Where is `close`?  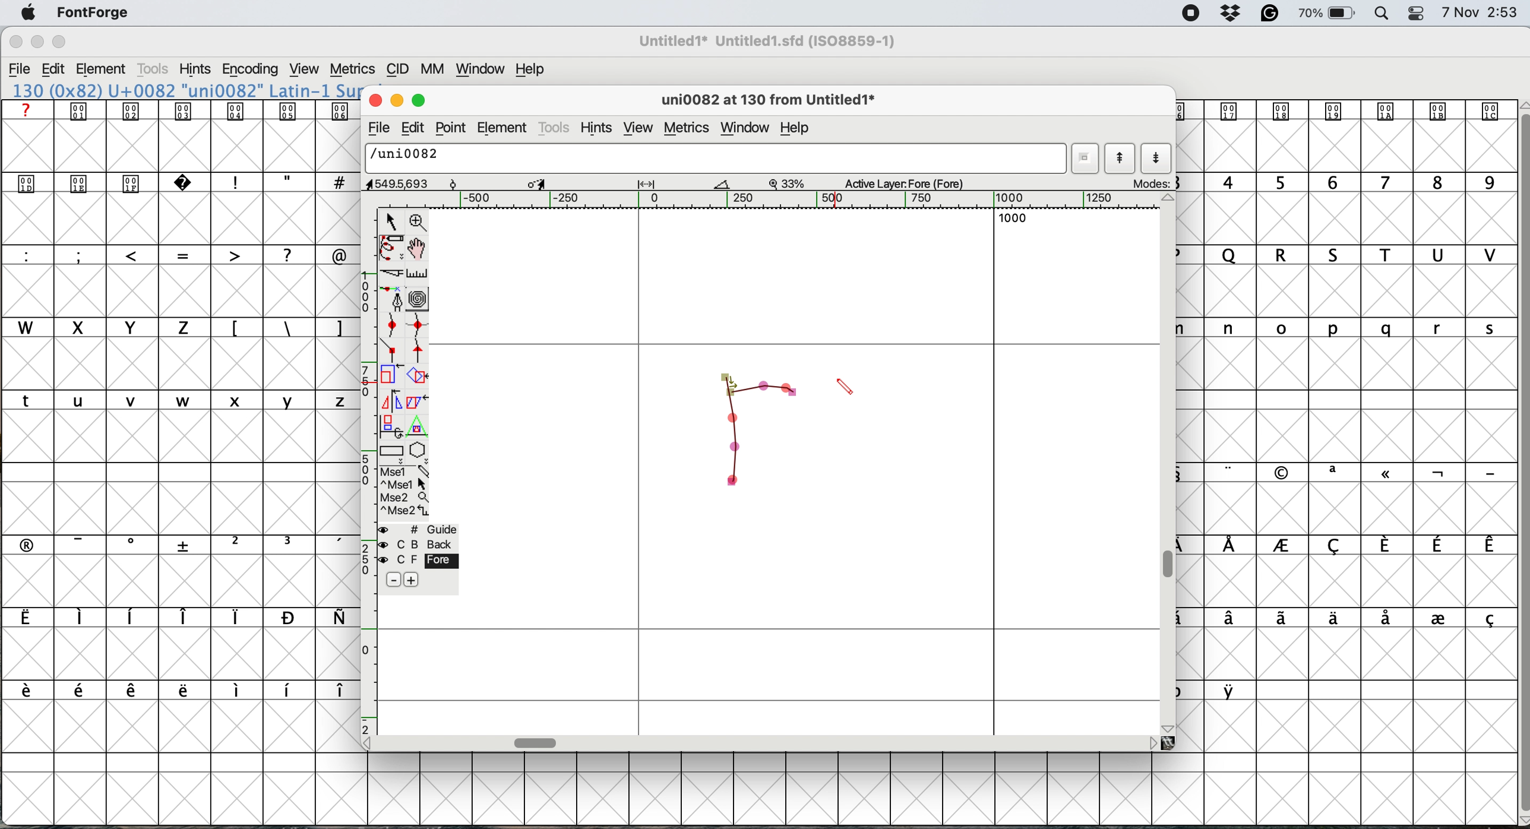
close is located at coordinates (375, 101).